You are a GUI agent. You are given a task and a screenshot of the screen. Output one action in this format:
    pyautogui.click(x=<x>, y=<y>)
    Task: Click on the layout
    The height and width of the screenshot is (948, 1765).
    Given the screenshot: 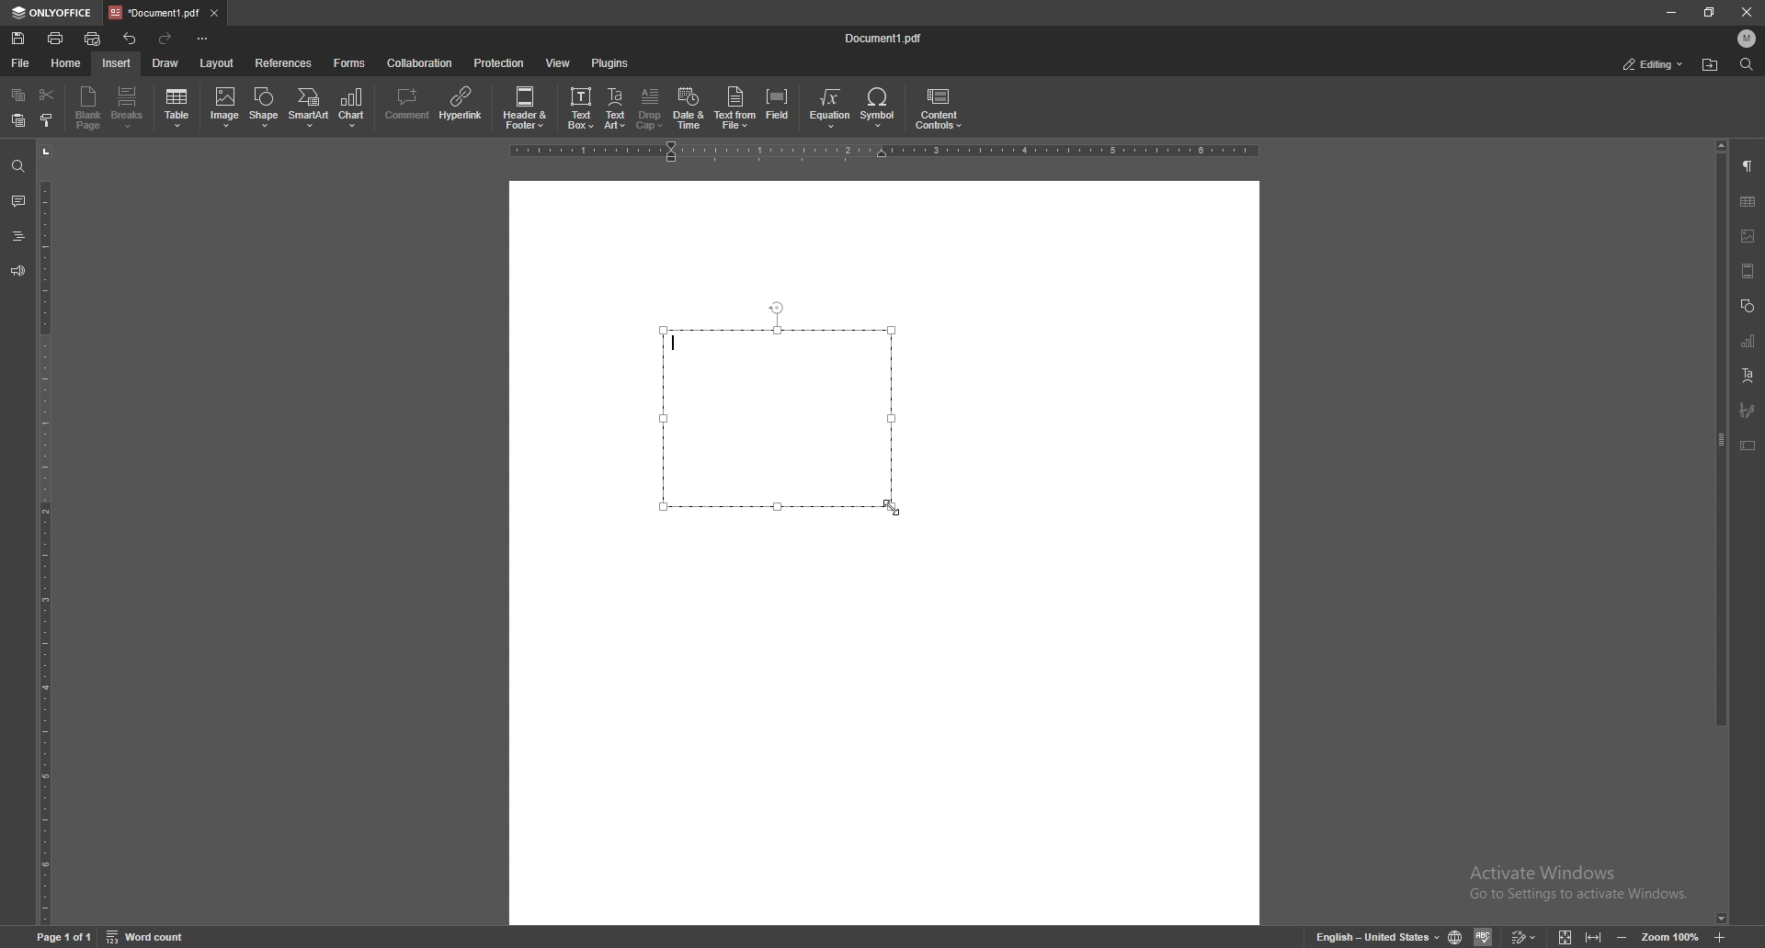 What is the action you would take?
    pyautogui.click(x=219, y=64)
    